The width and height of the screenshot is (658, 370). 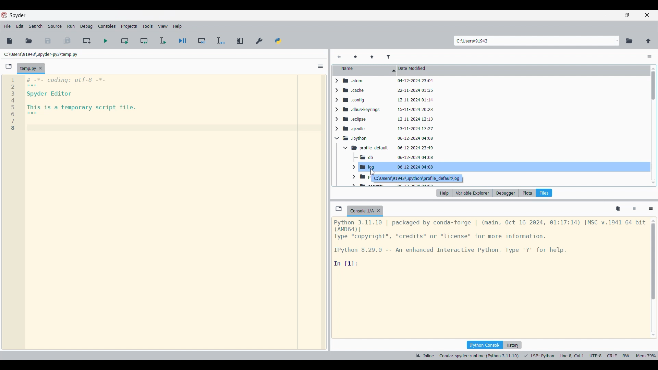 What do you see at coordinates (71, 104) in the screenshot?
I see `Current code` at bounding box center [71, 104].